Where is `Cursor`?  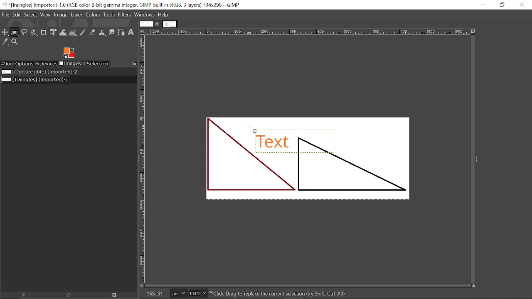
Cursor is located at coordinates (252, 131).